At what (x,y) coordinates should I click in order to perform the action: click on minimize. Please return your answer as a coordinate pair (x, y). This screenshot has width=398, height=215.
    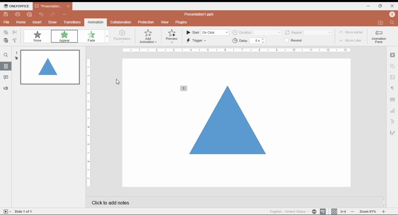
    Looking at the image, I should click on (368, 6).